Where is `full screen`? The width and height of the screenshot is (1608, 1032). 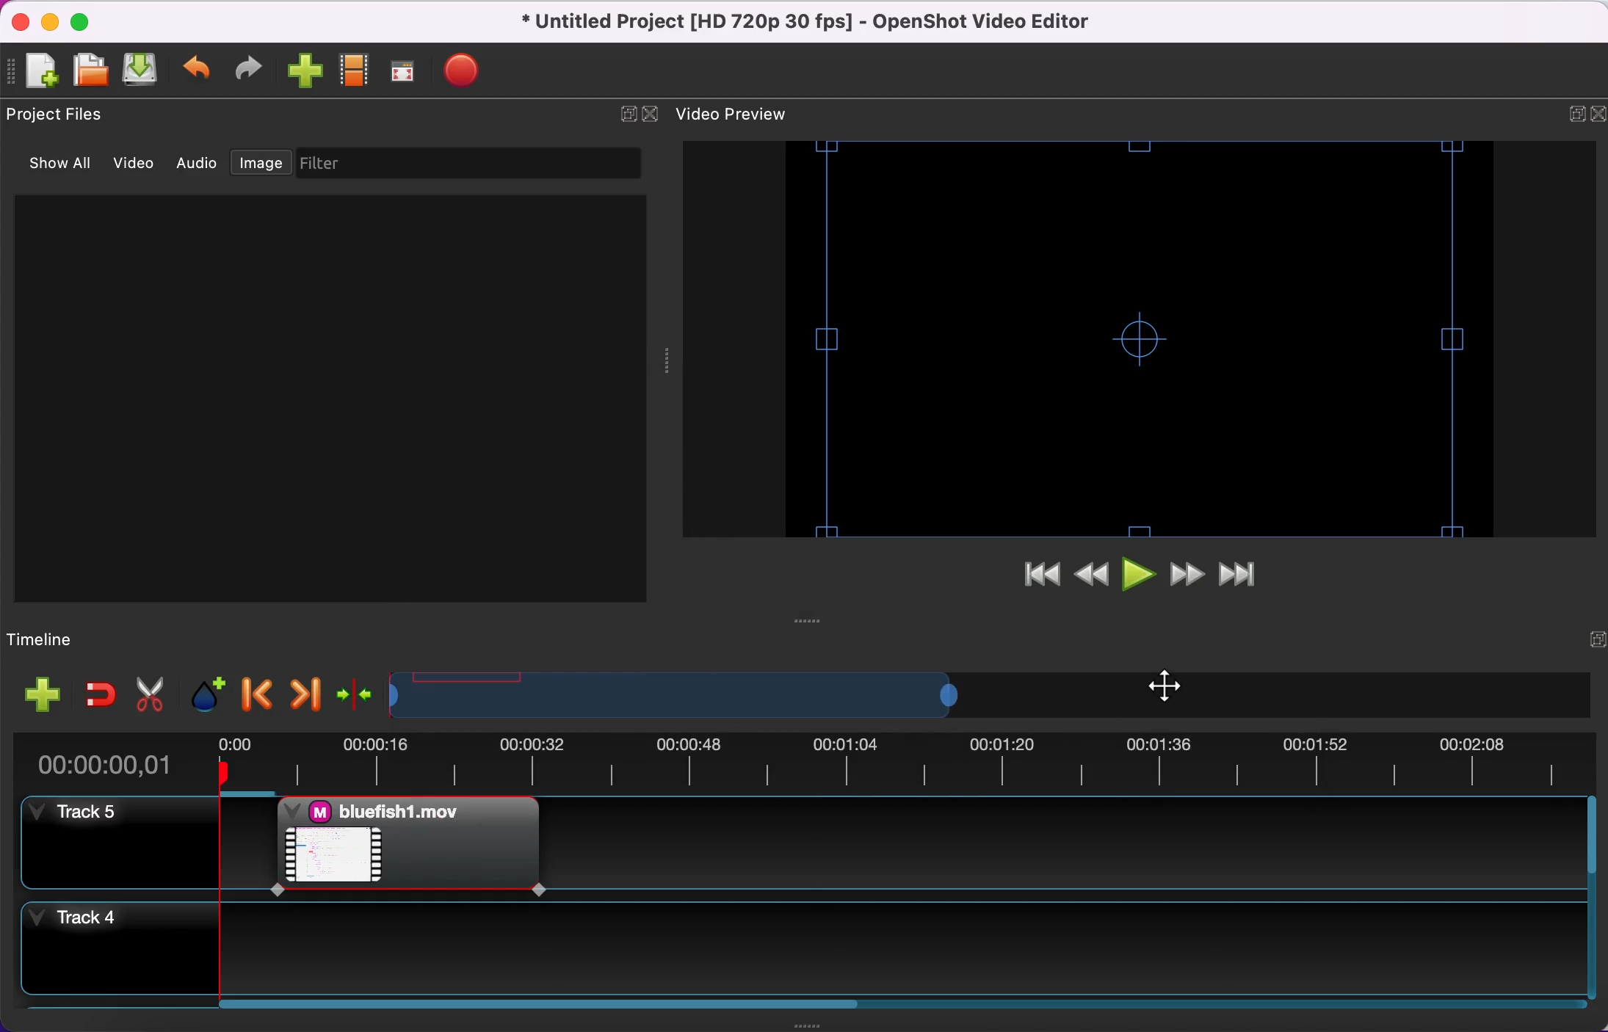 full screen is located at coordinates (409, 70).